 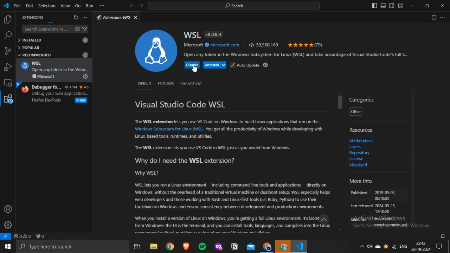 I want to click on Open any folder in the Windows Subsystem for Linux (WSL) and take advantage of Visual Studio Code's full f..., so click(x=297, y=55).